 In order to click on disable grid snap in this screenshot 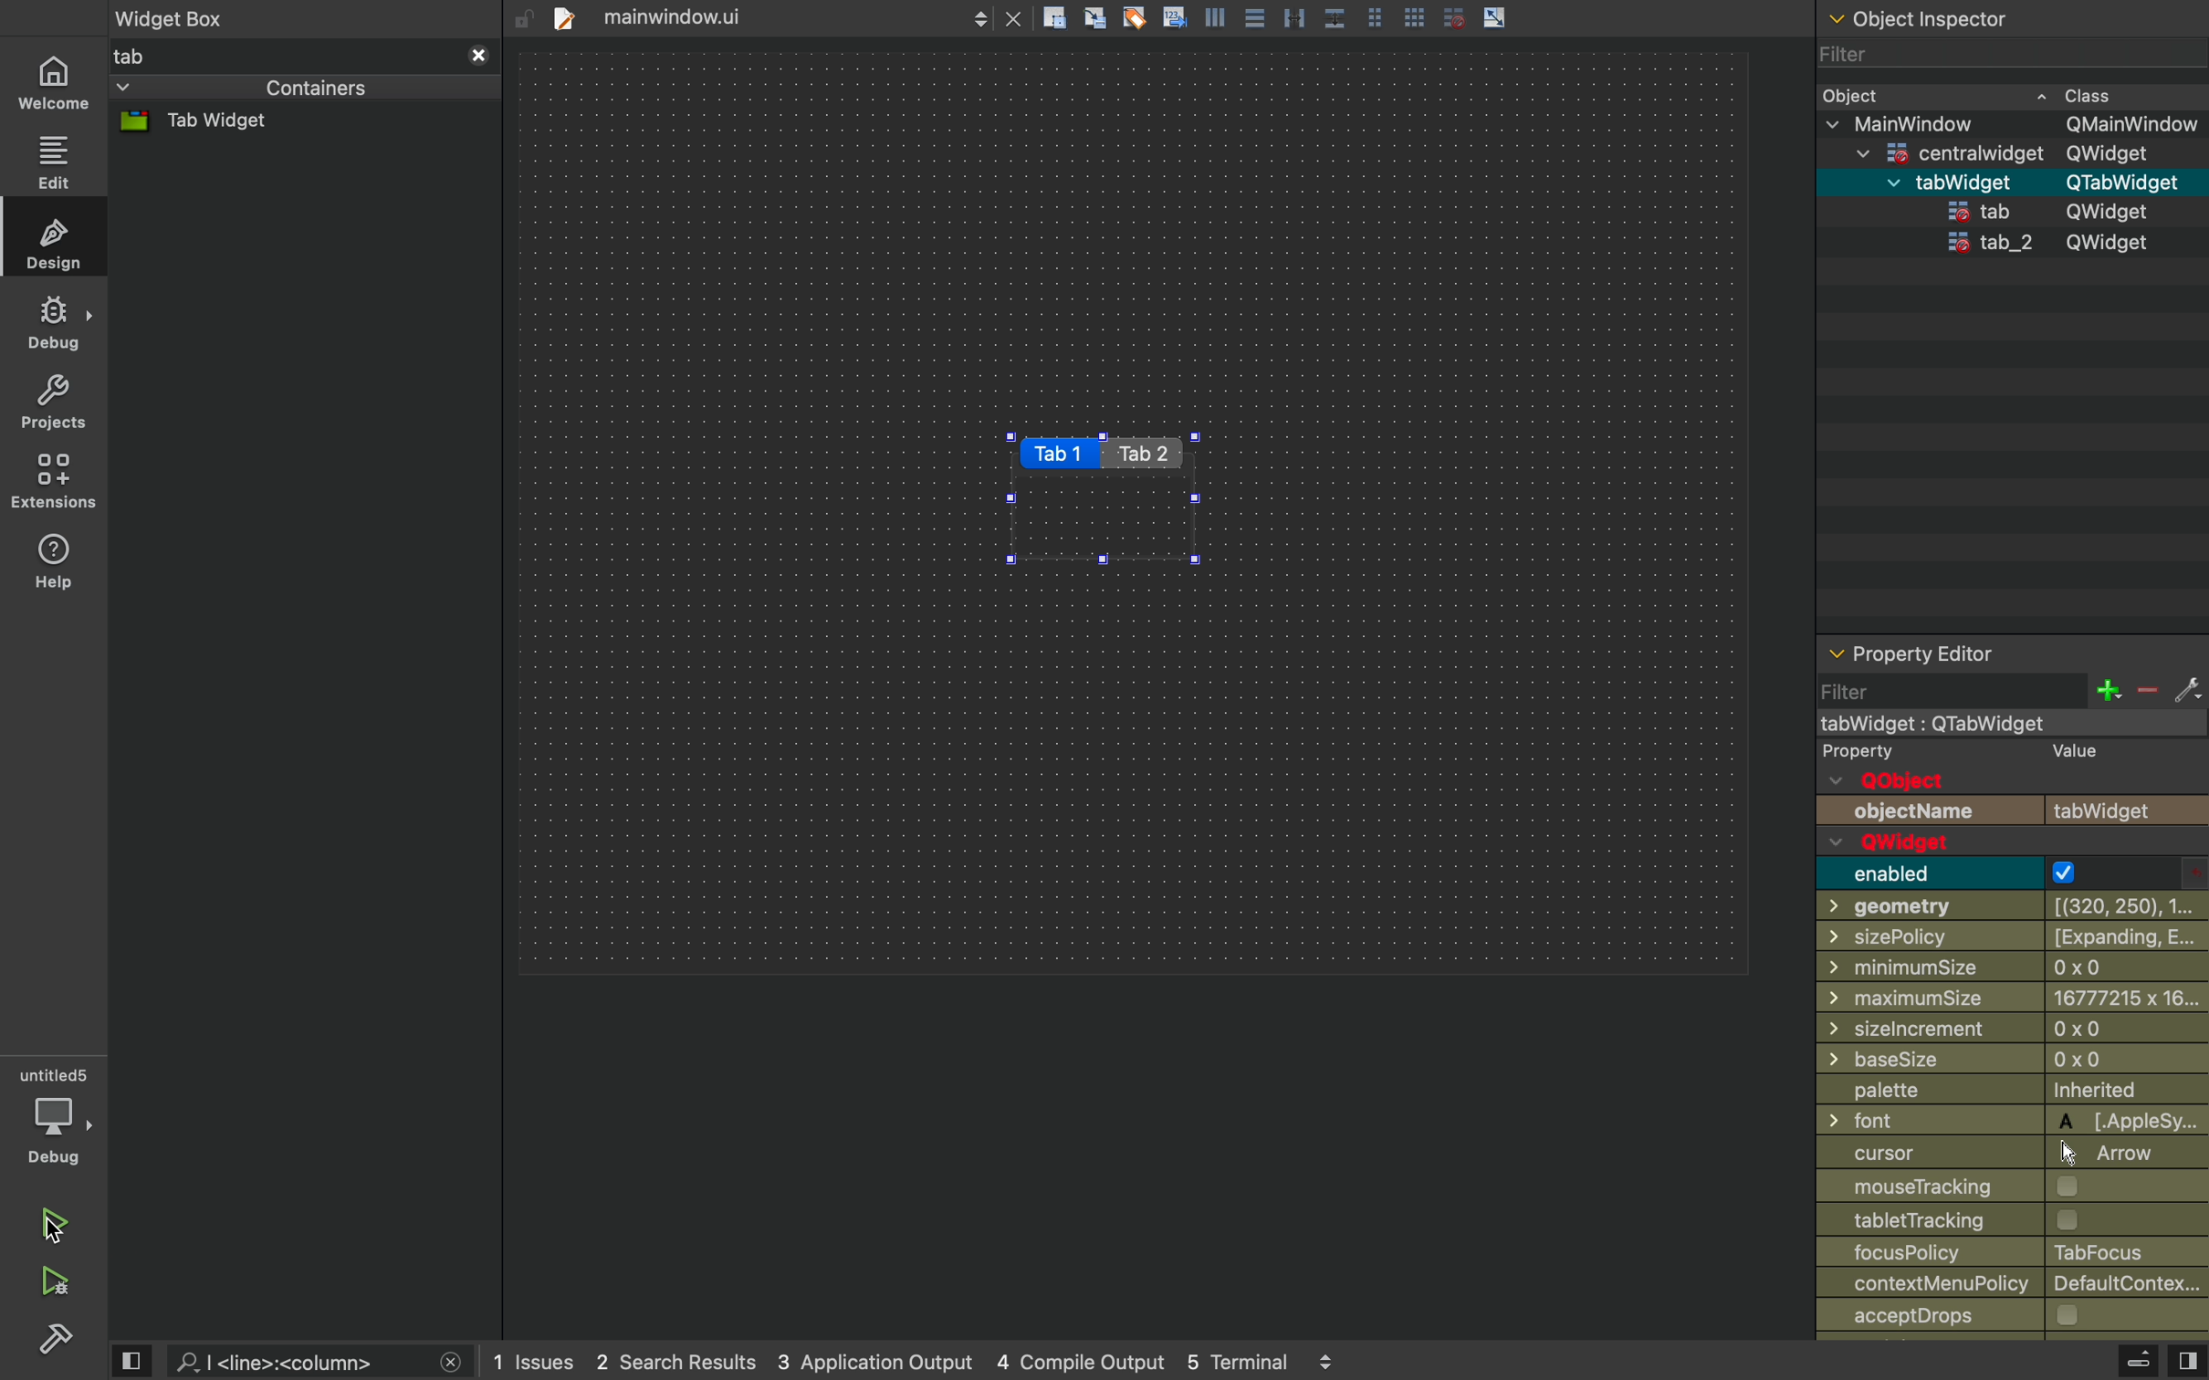, I will do `click(1454, 16)`.